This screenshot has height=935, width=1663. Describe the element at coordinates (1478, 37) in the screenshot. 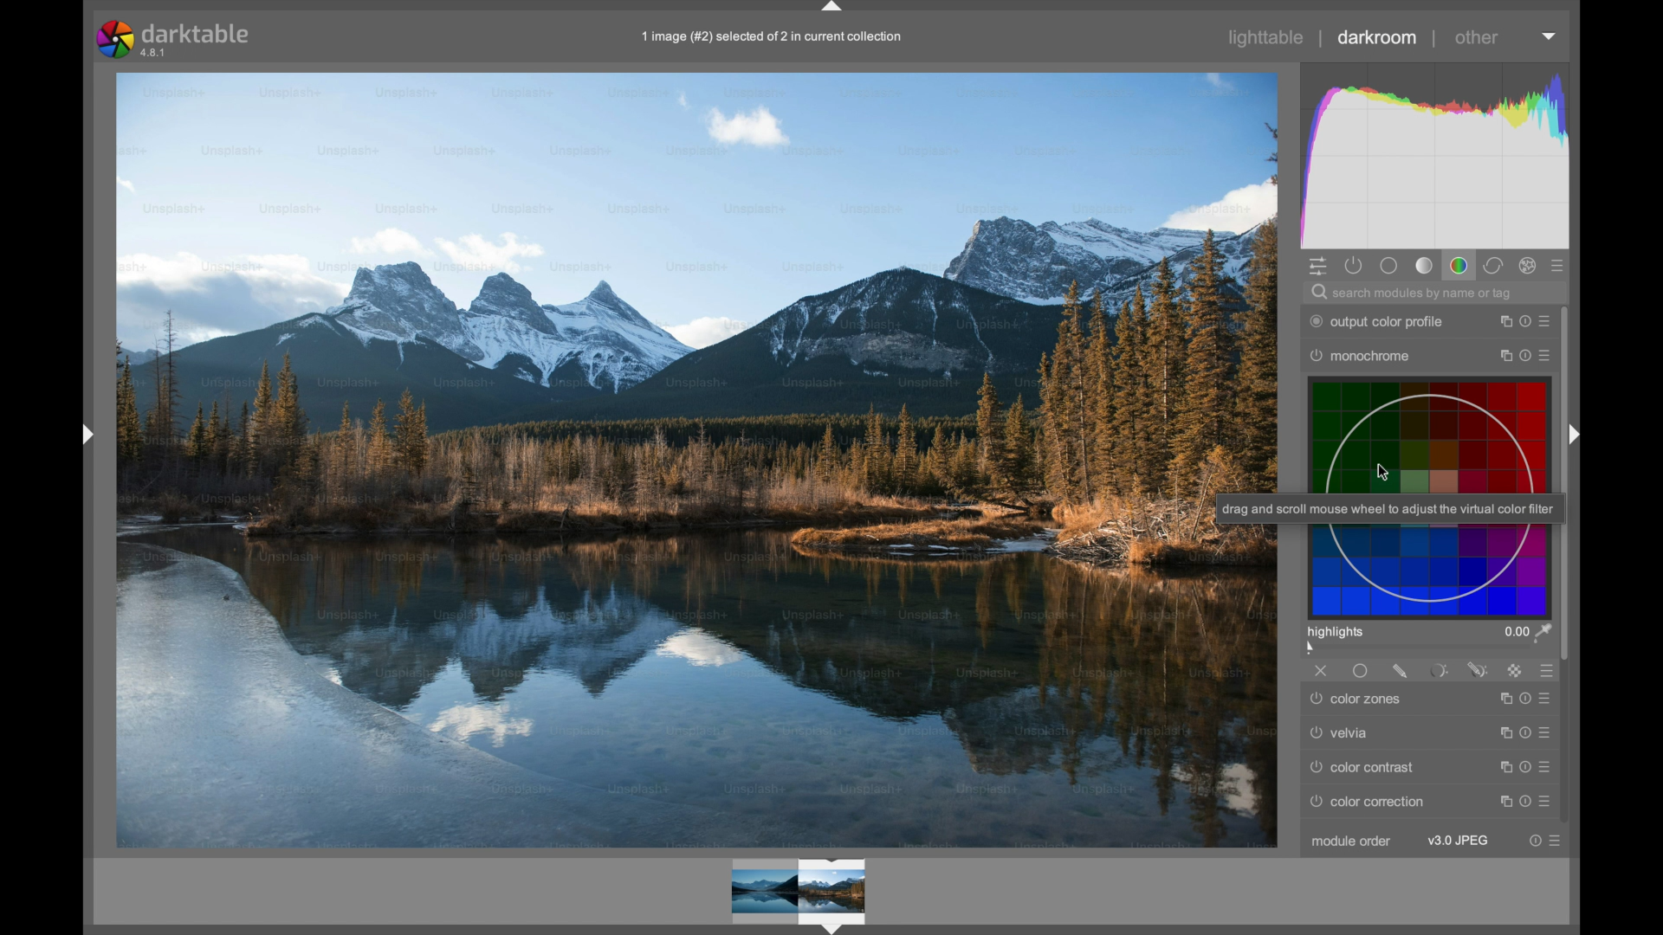

I see `other` at that location.